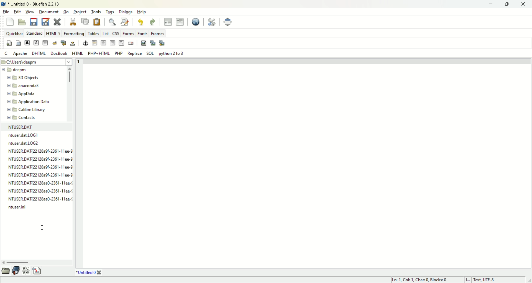 This screenshot has height=283, width=532. What do you see at coordinates (153, 43) in the screenshot?
I see `insert thumbnail` at bounding box center [153, 43].